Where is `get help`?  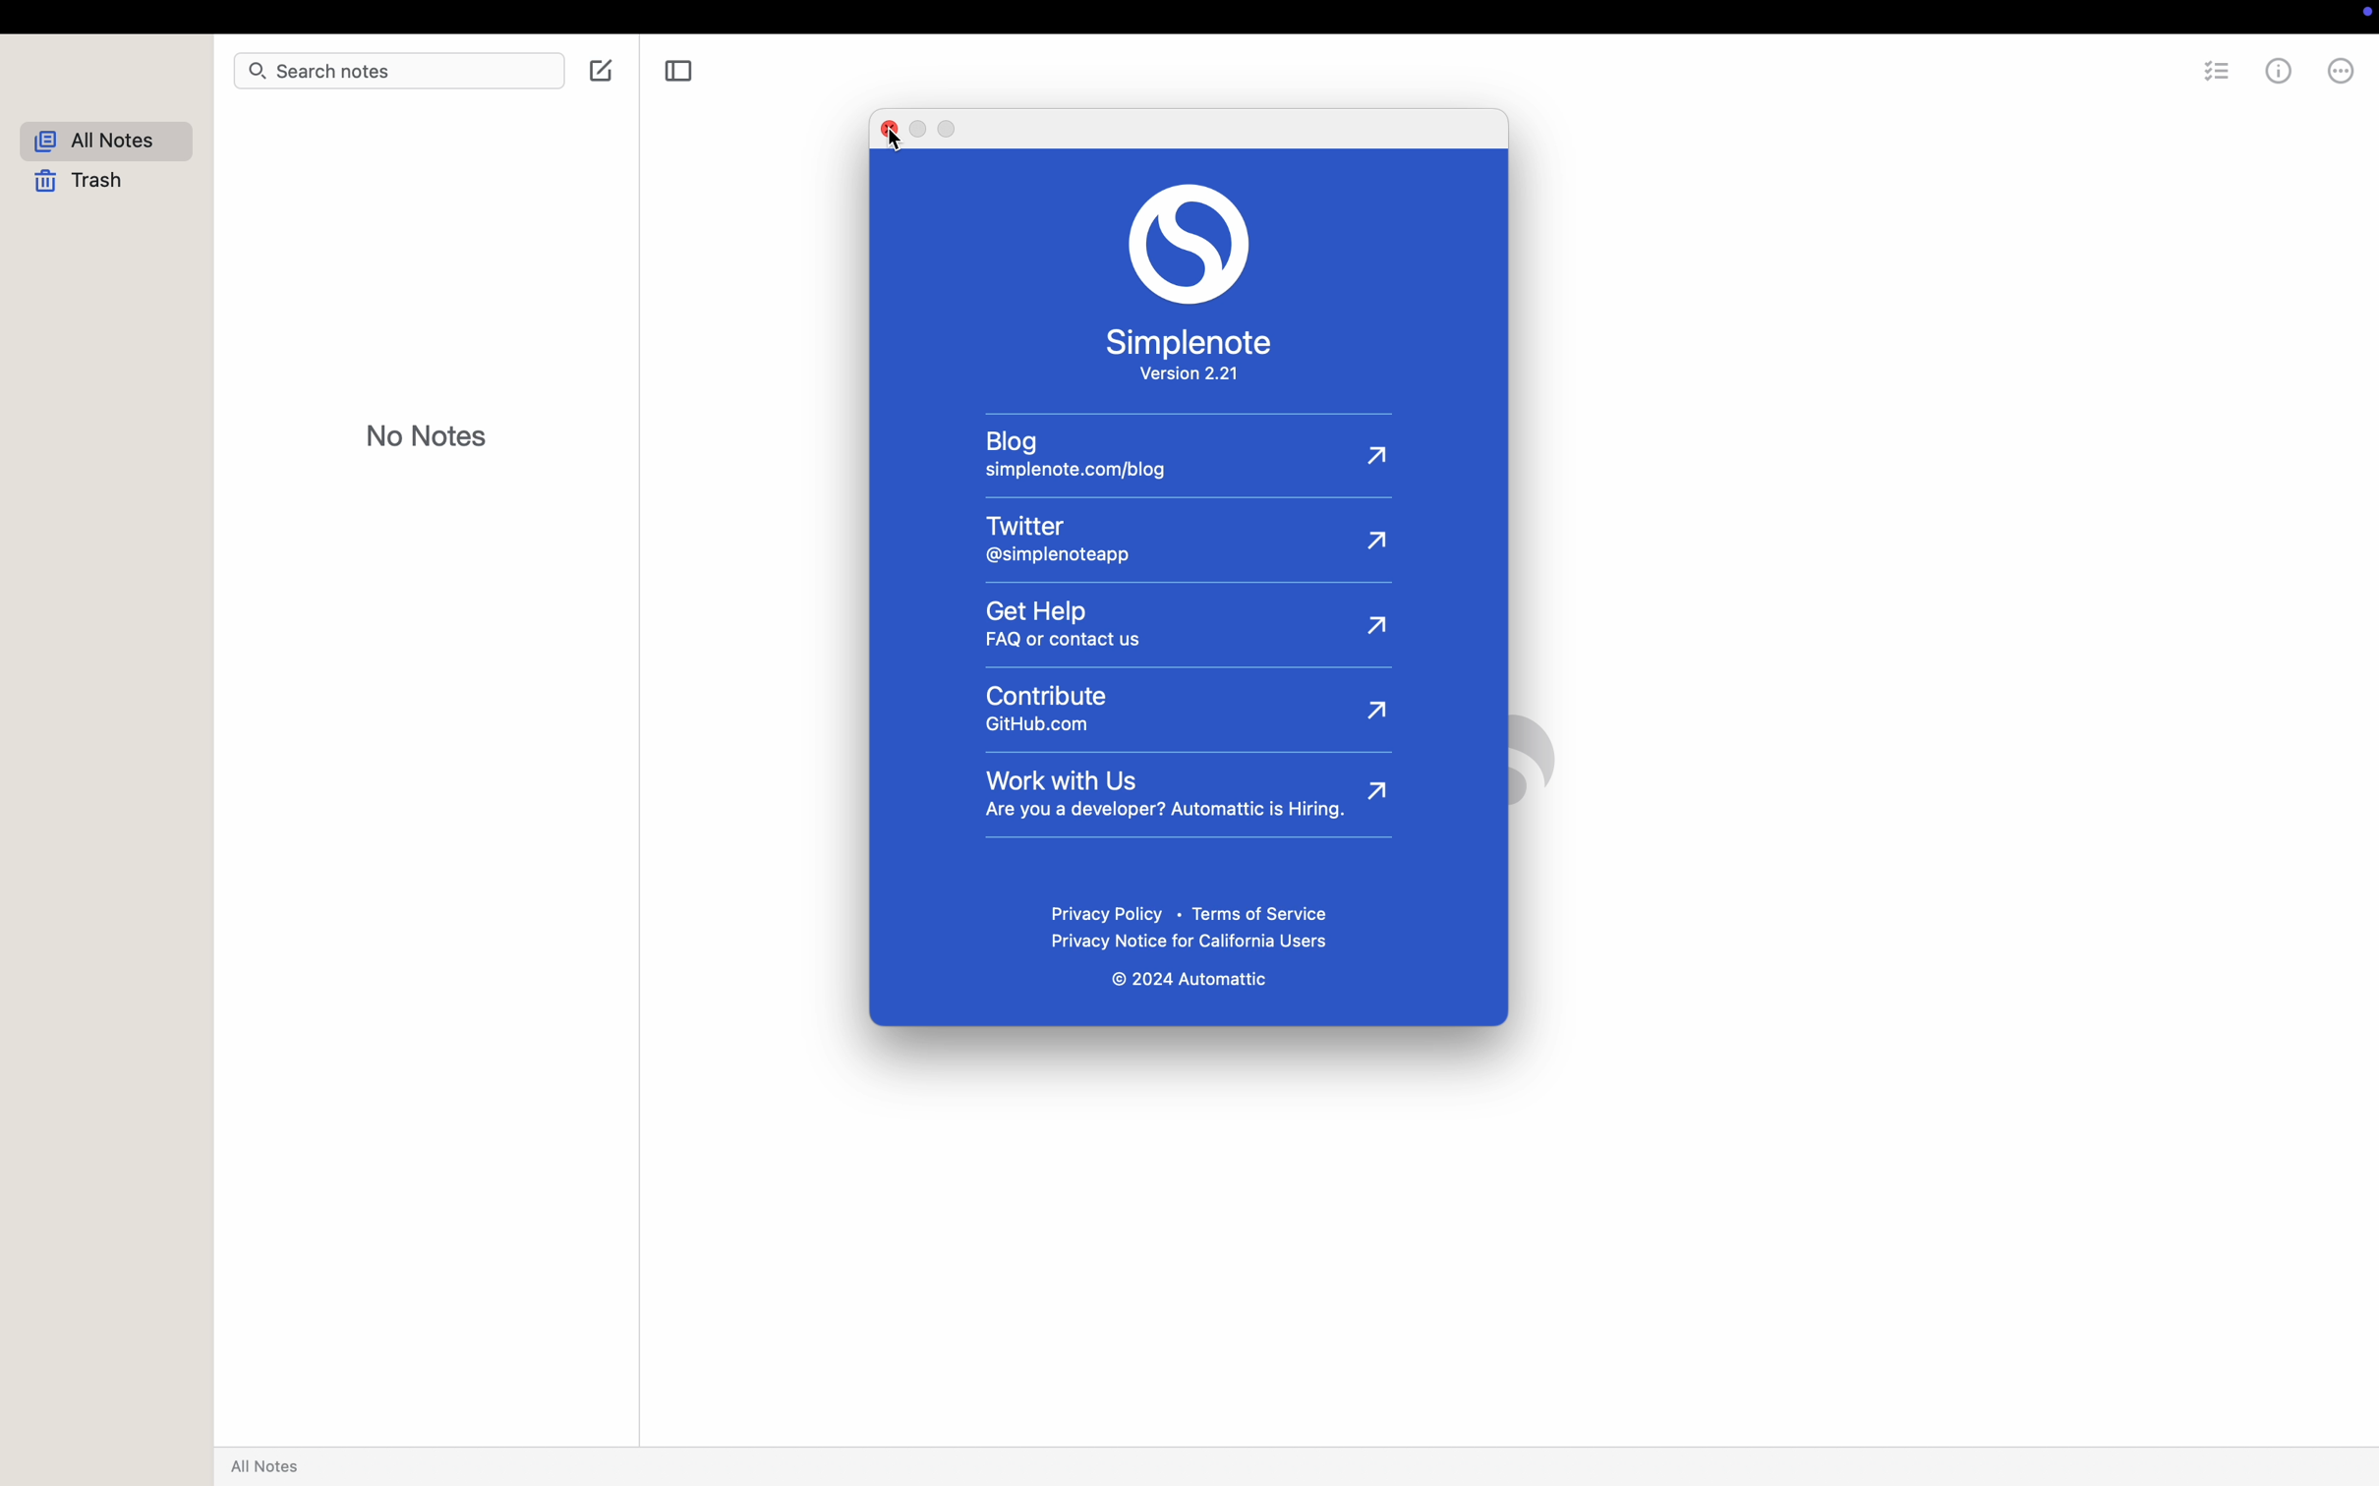 get help is located at coordinates (1187, 625).